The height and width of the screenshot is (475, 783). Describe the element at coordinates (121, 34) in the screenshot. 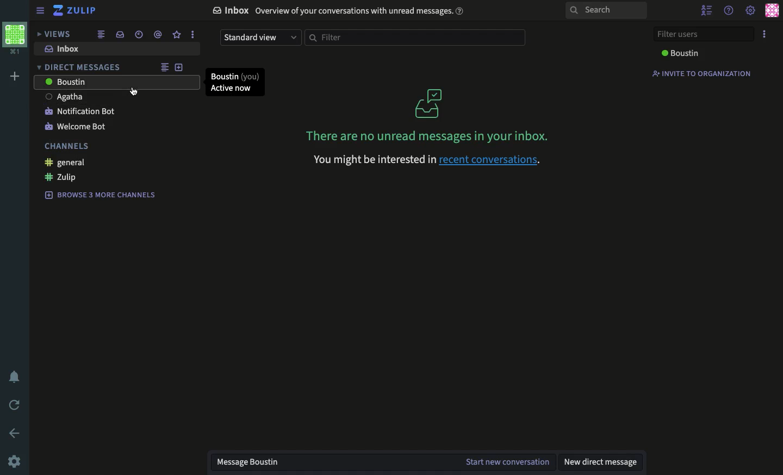

I see `inbox` at that location.